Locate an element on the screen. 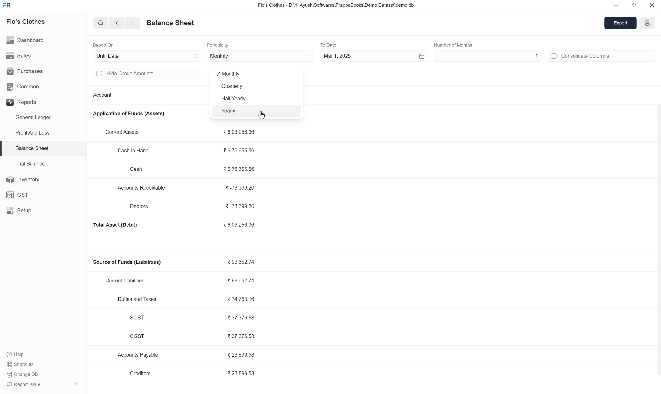  off is located at coordinates (100, 74).